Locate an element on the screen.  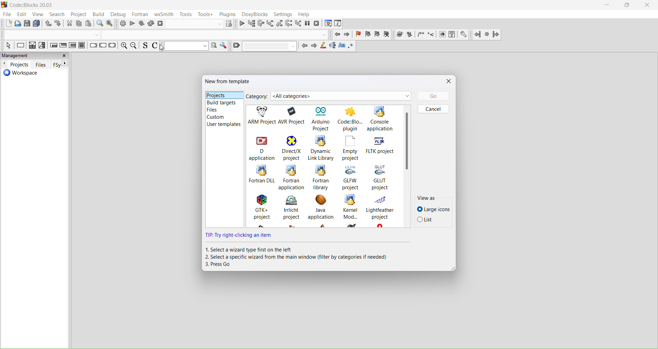
various info is located at coordinates (339, 24).